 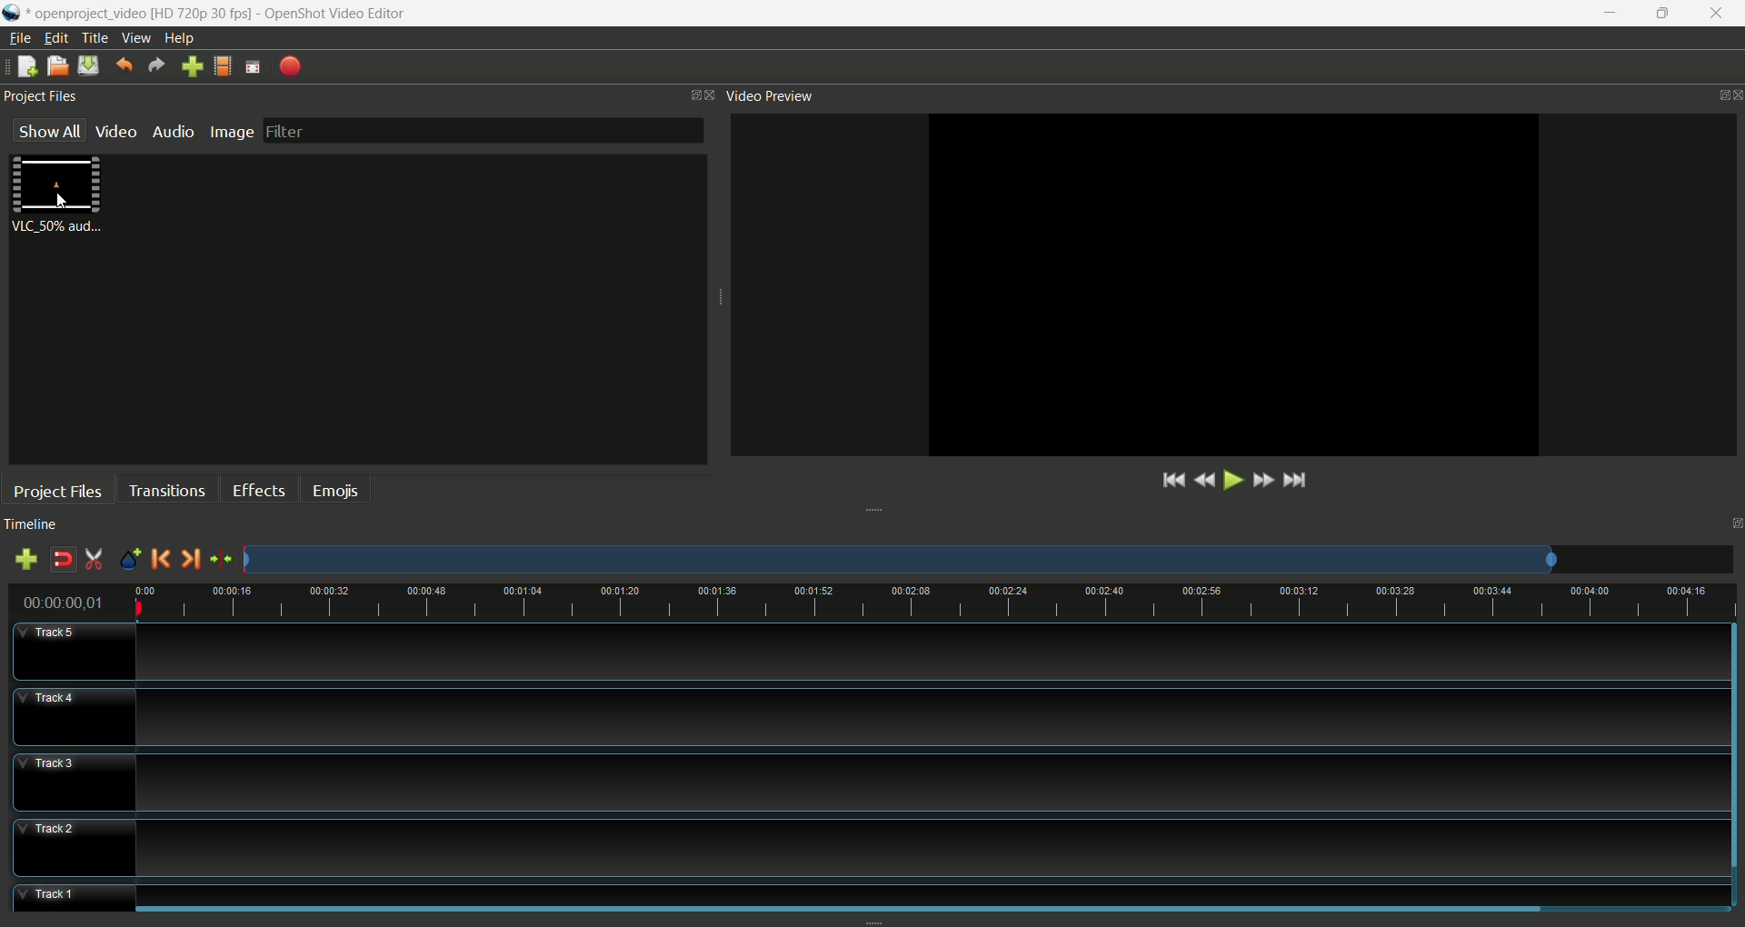 I want to click on help, so click(x=177, y=39).